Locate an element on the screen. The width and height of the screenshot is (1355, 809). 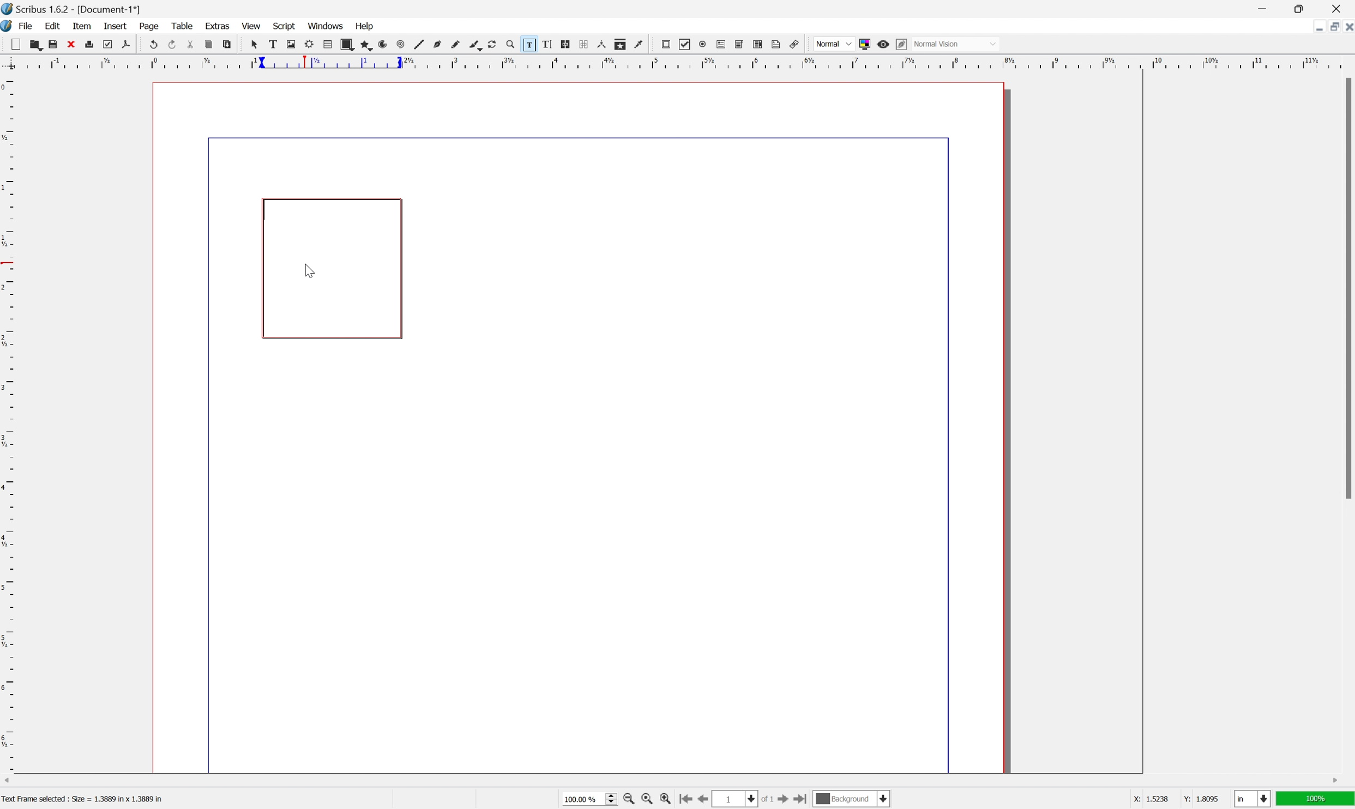
zoom to 100% is located at coordinates (645, 800).